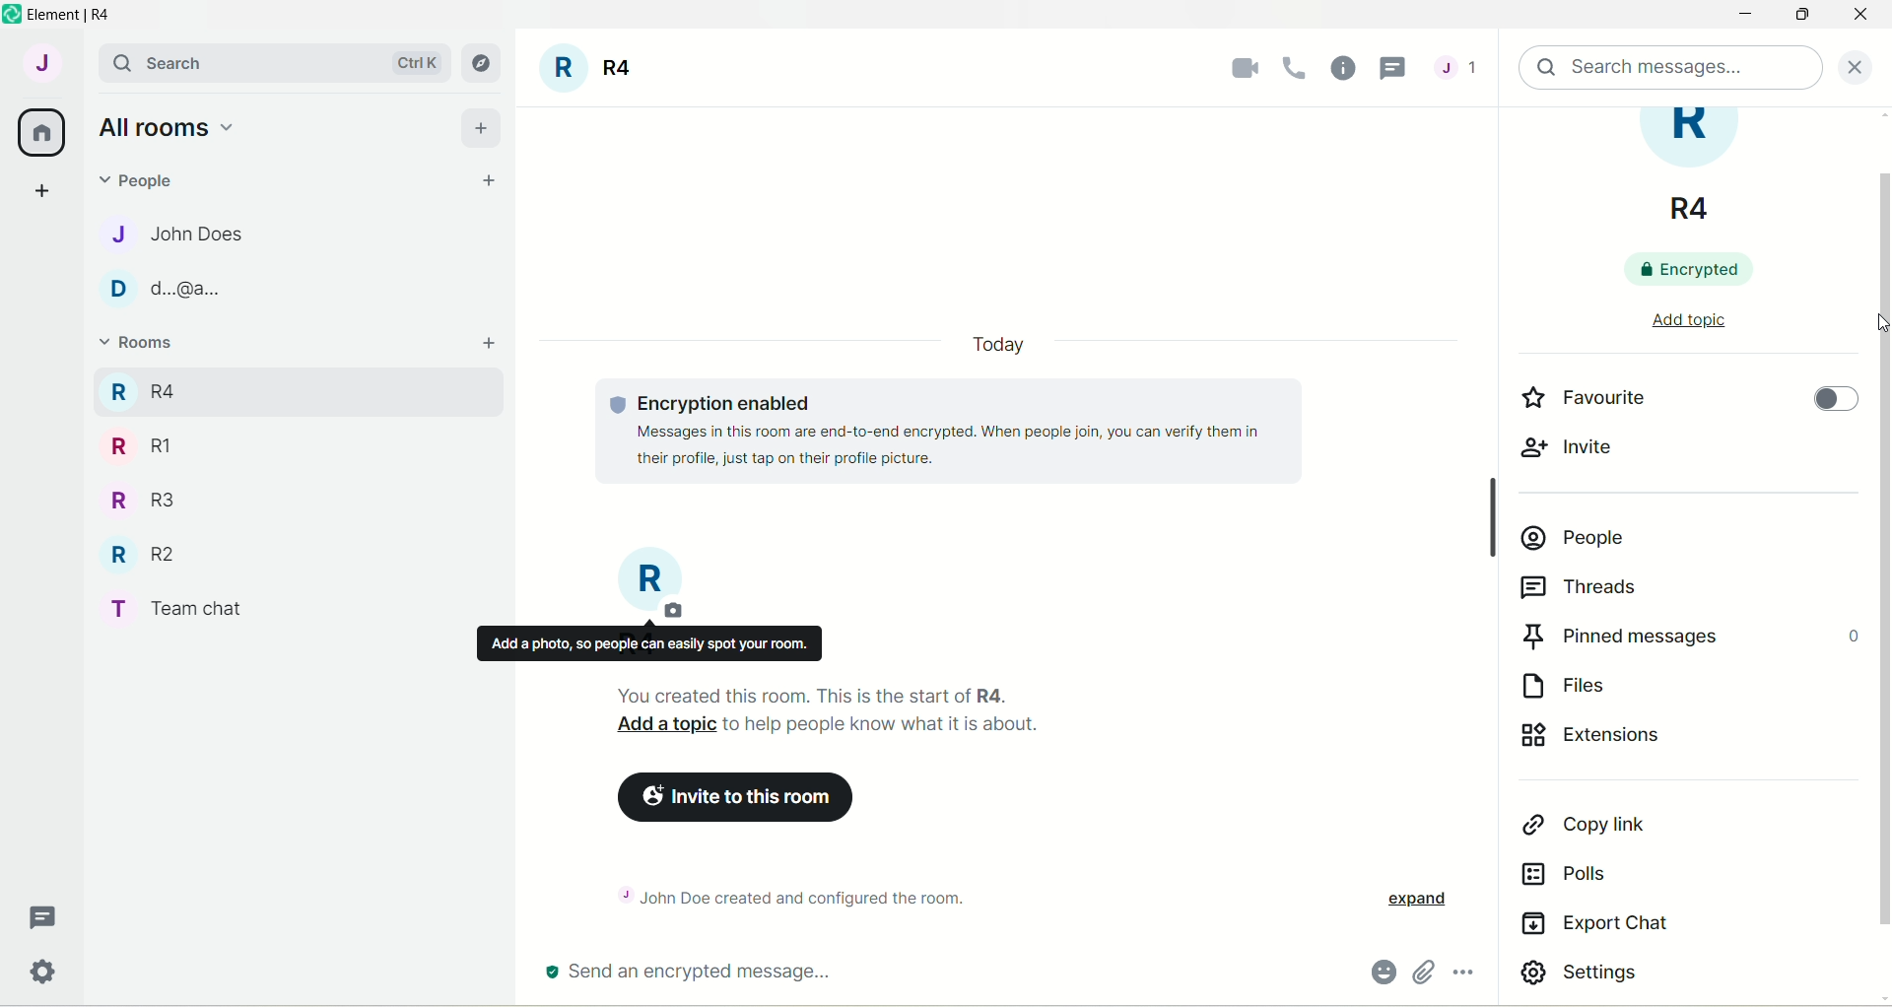 Image resolution: width=1892 pixels, height=1007 pixels. I want to click on room title, so click(1701, 168).